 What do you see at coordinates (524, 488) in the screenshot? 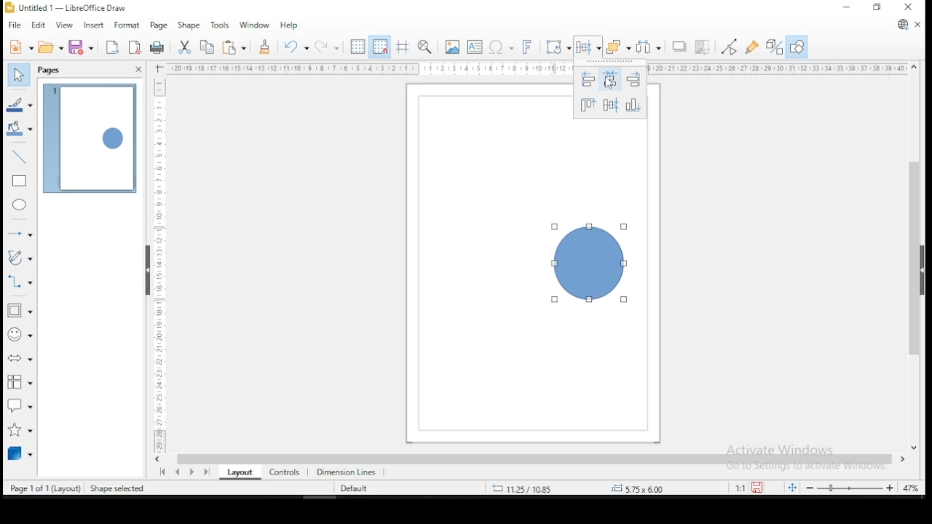
I see `11.25/4.75` at bounding box center [524, 488].